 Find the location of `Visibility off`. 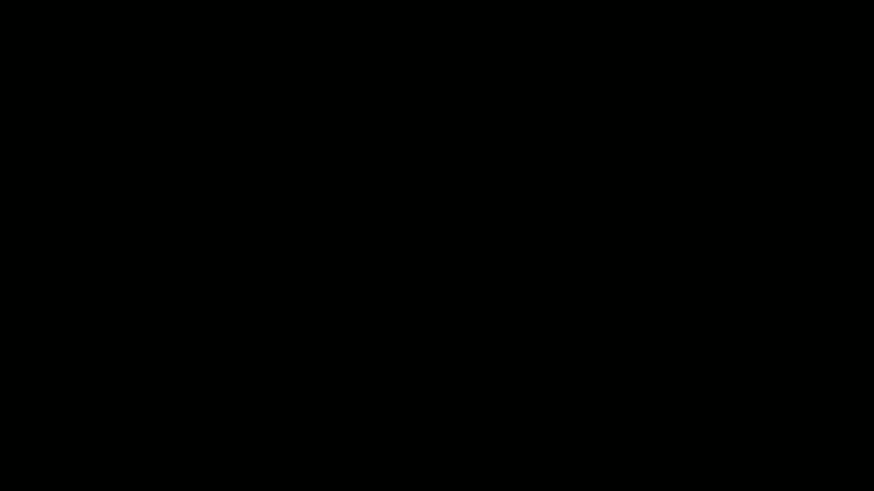

Visibility off is located at coordinates (437, 245).